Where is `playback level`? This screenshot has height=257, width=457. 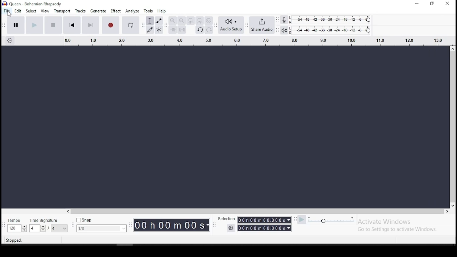 playback level is located at coordinates (331, 30).